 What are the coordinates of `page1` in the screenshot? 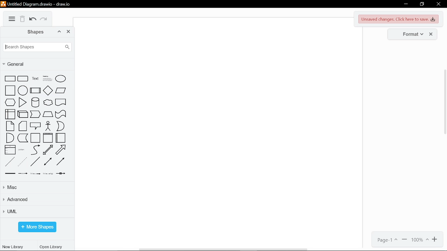 It's located at (385, 240).